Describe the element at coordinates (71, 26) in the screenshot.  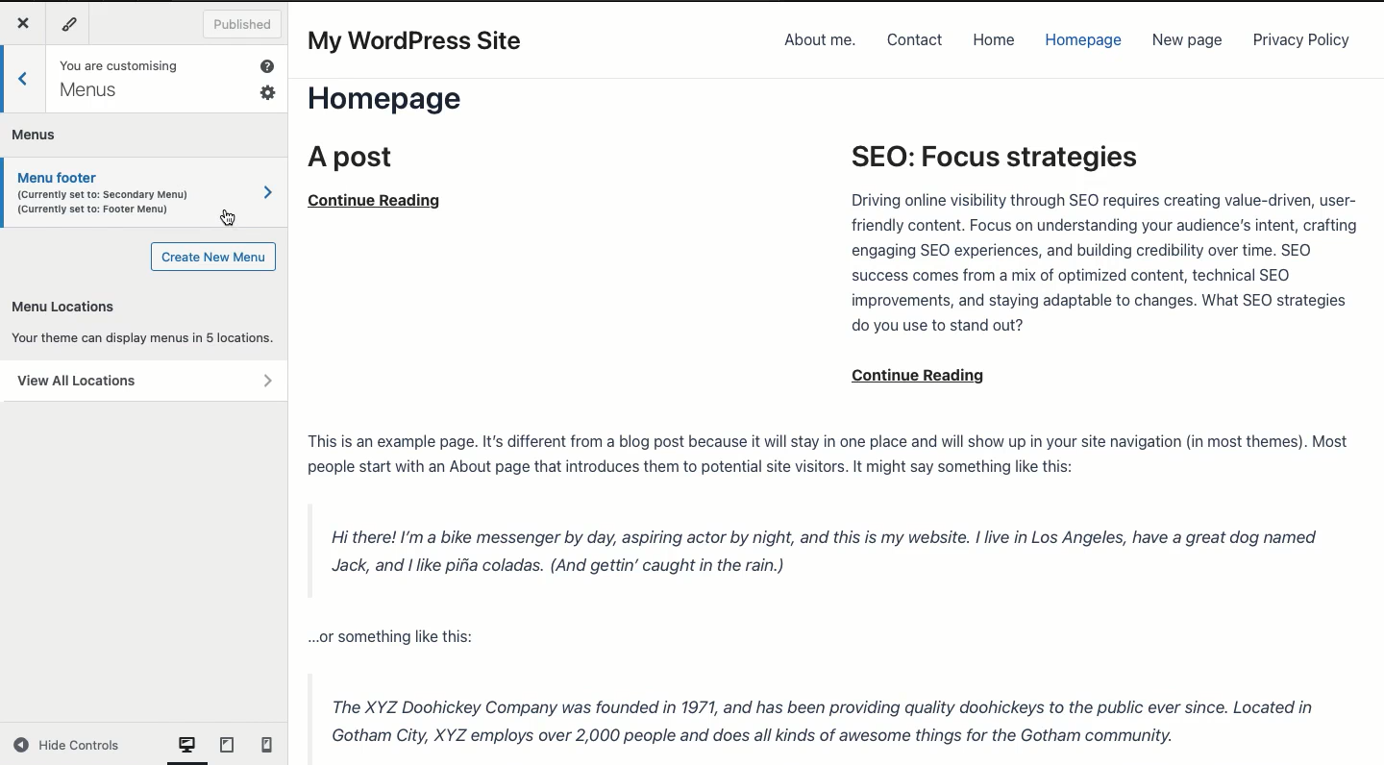
I see `Tools` at that location.